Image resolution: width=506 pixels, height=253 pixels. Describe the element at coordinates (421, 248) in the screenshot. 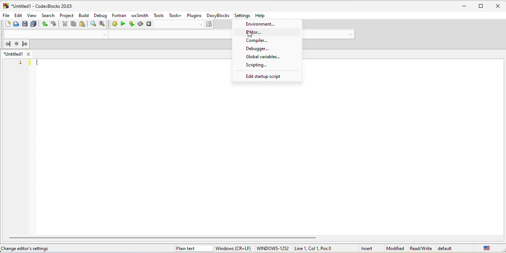

I see `Read/Write` at that location.